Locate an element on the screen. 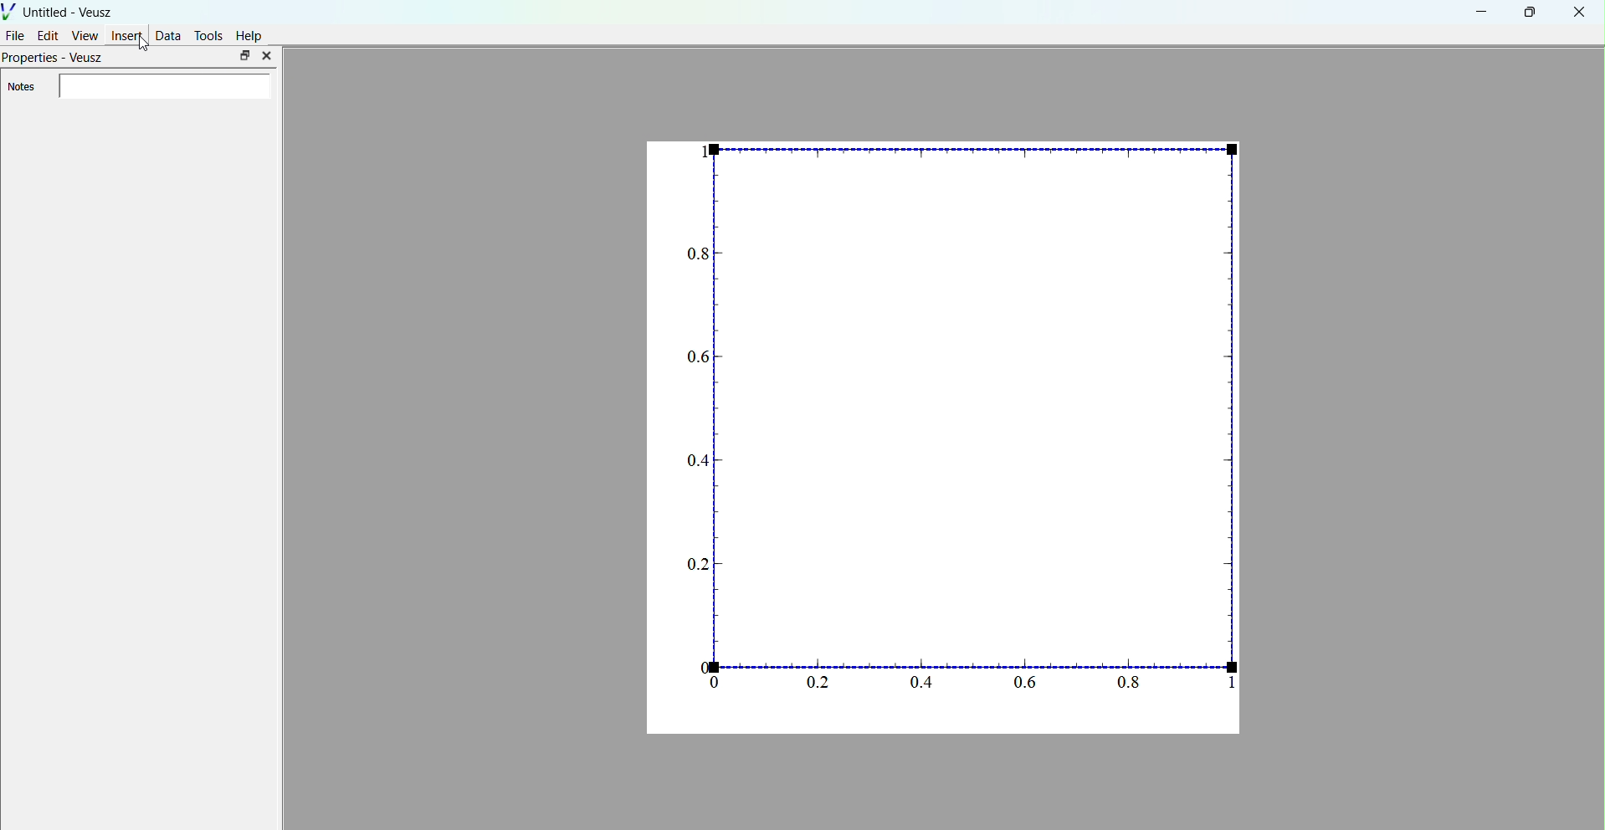 The width and height of the screenshot is (1605, 830). close is located at coordinates (266, 56).